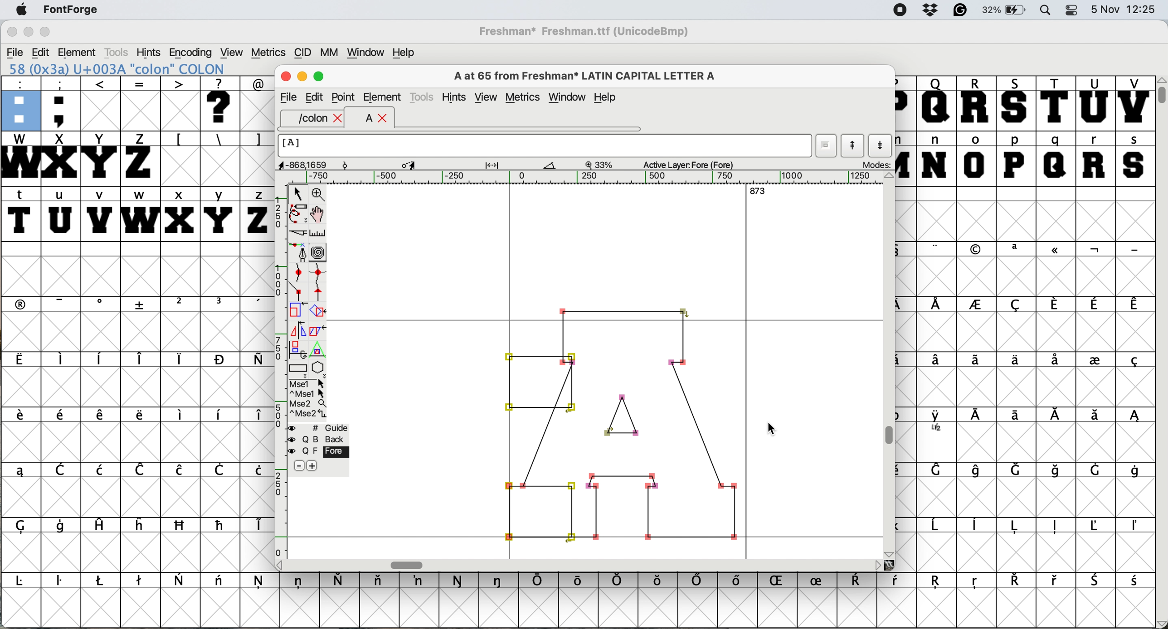  What do you see at coordinates (25, 581) in the screenshot?
I see `symbol` at bounding box center [25, 581].